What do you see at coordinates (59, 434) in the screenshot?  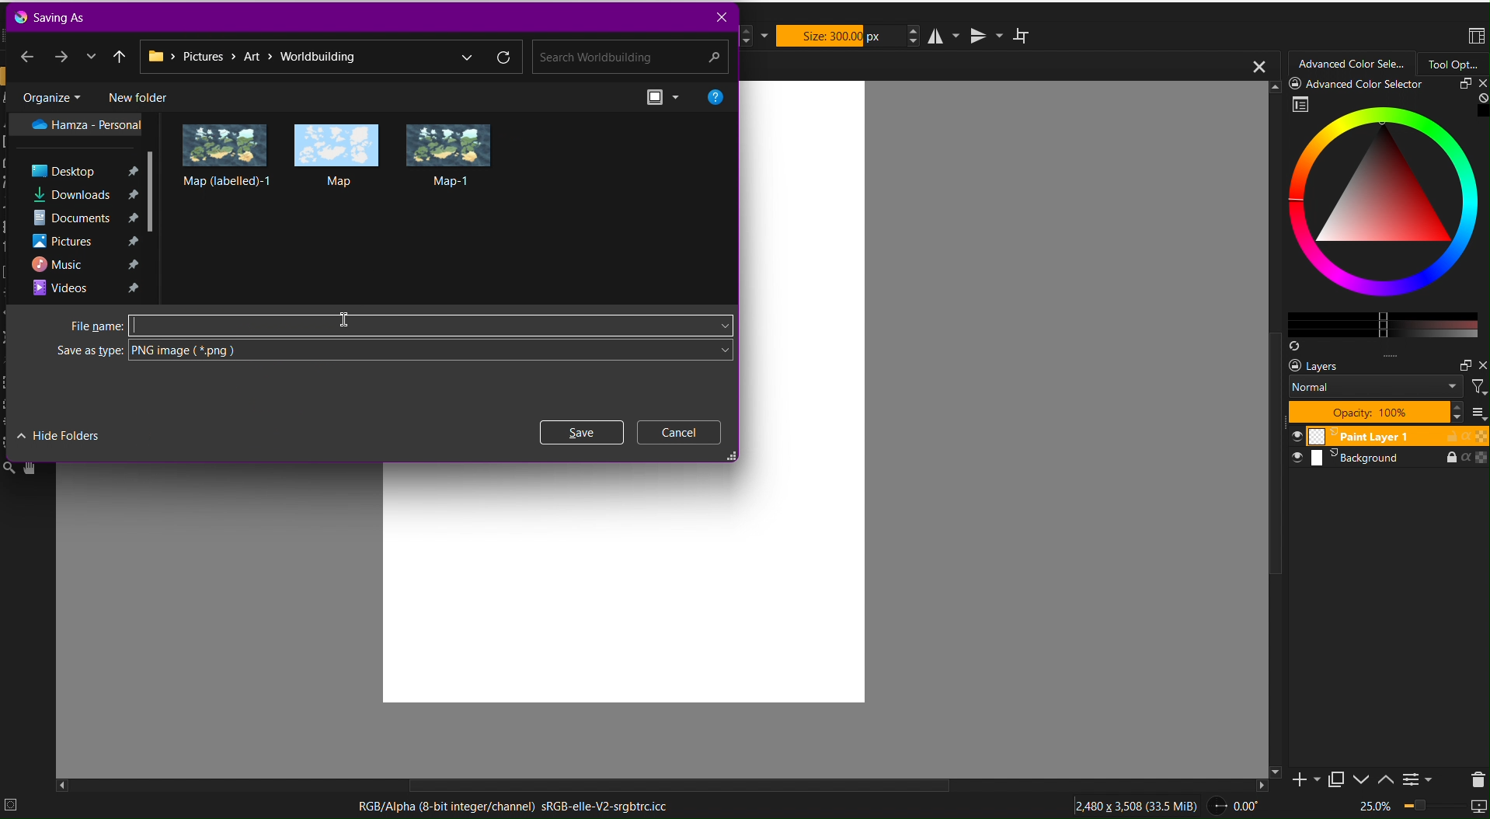 I see `Hide Folders` at bounding box center [59, 434].